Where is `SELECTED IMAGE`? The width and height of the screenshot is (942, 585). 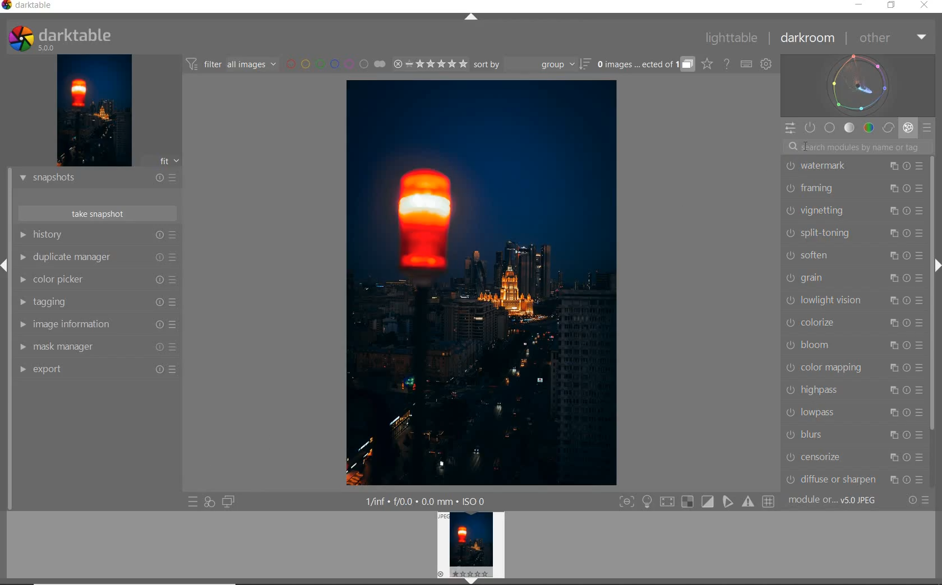
SELECTED IMAGE is located at coordinates (481, 281).